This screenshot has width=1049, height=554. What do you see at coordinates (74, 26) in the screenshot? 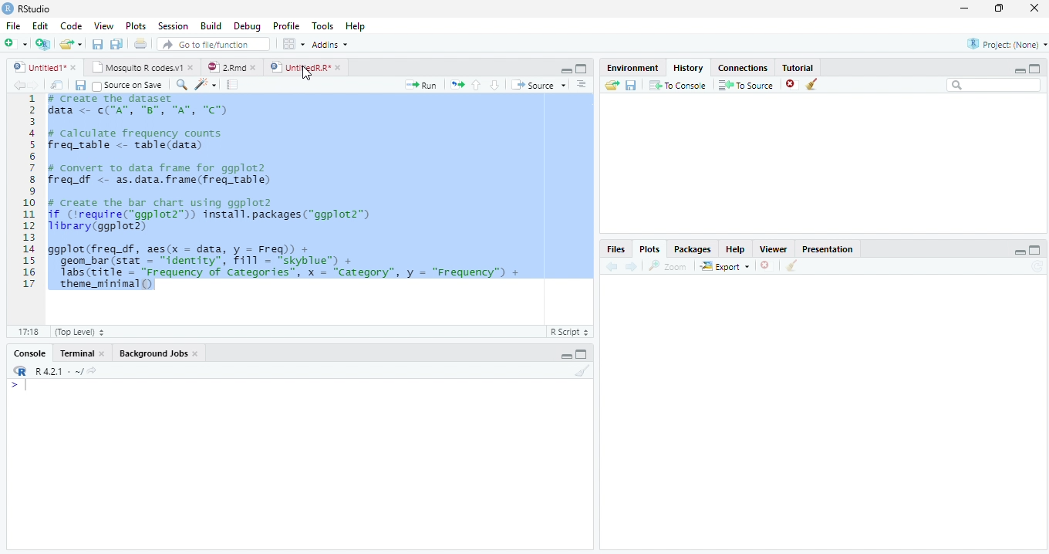
I see `Code` at bounding box center [74, 26].